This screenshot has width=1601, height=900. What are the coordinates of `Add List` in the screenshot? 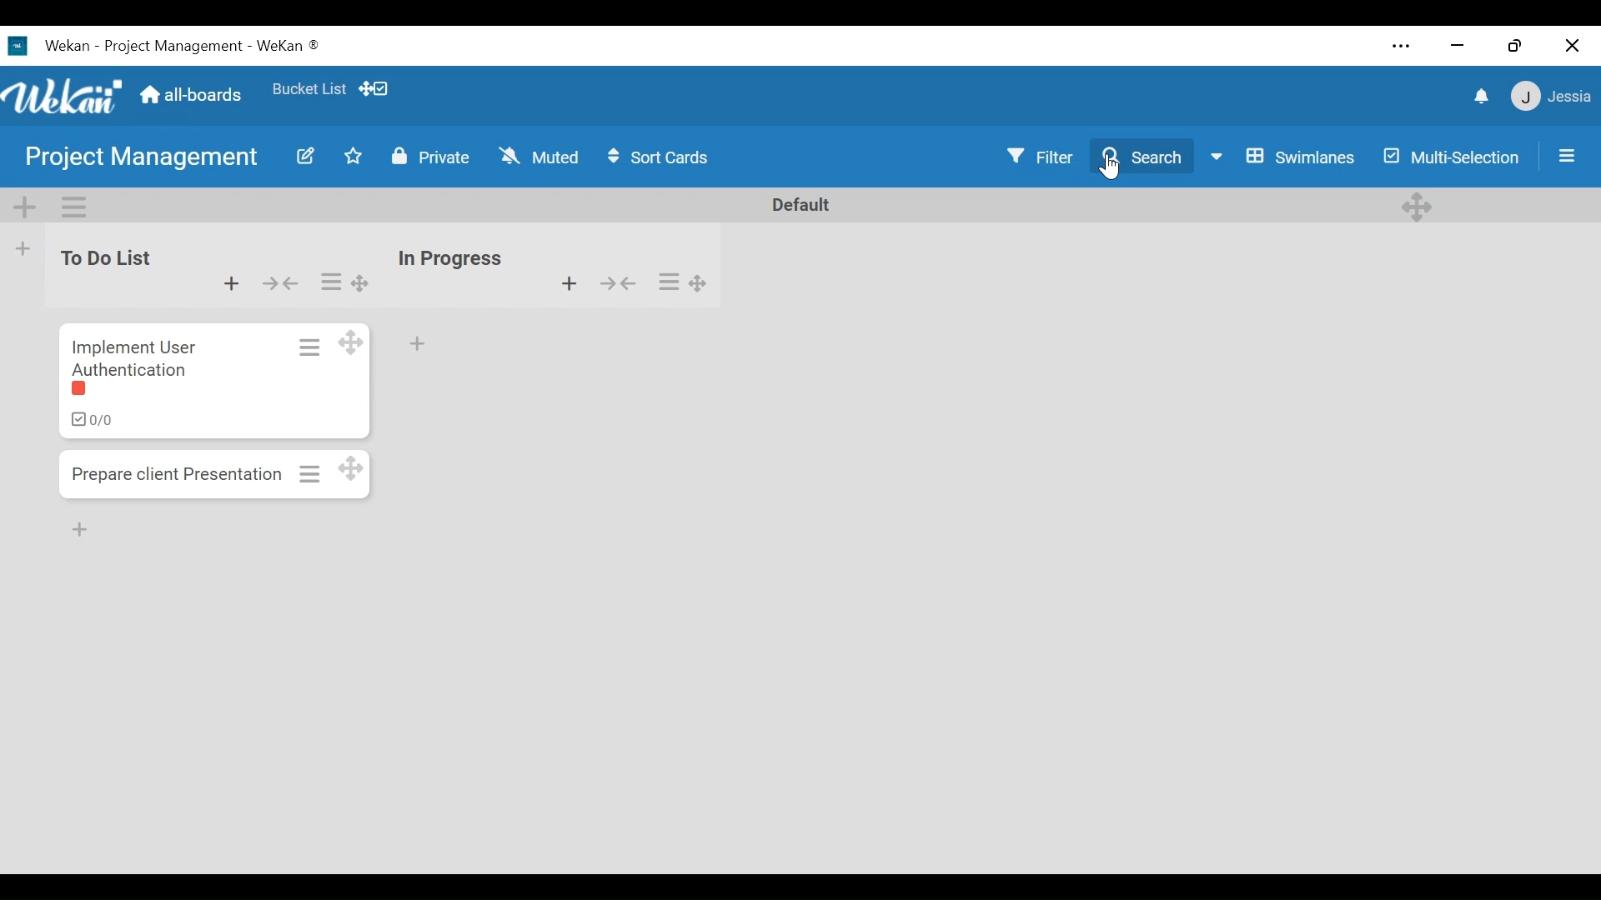 It's located at (26, 249).